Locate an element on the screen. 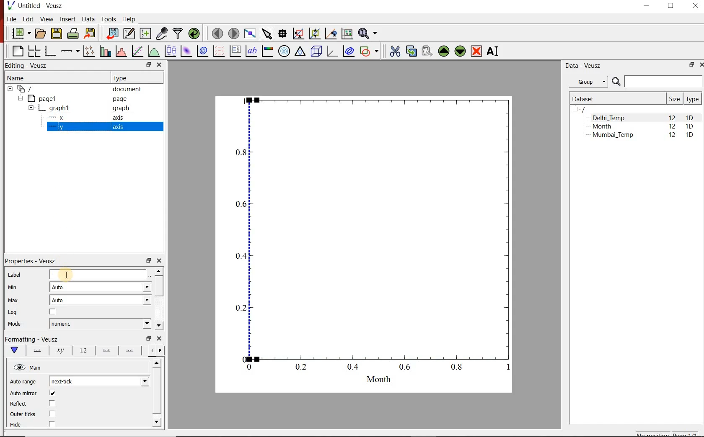 The width and height of the screenshot is (704, 437). plot a vector field is located at coordinates (218, 51).